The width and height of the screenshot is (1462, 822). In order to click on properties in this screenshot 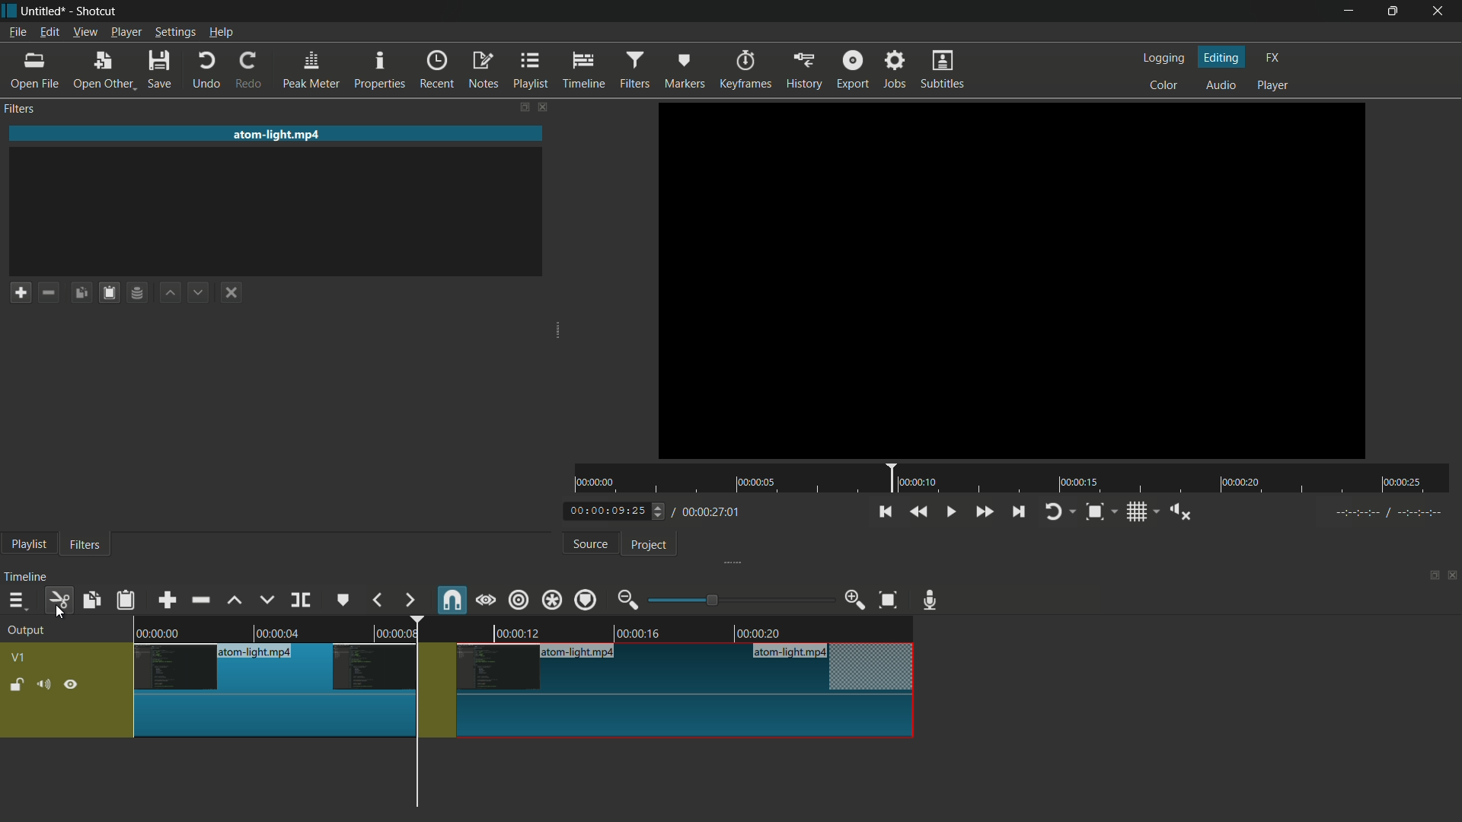, I will do `click(381, 71)`.